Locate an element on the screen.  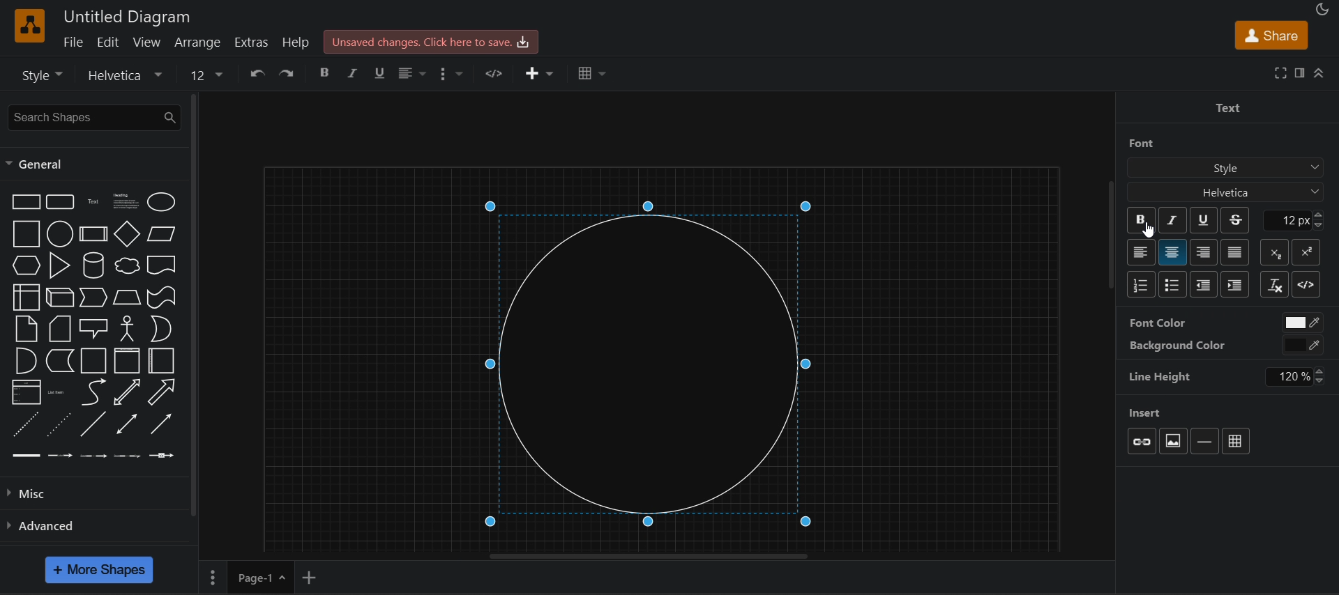
Connector 3 is located at coordinates (91, 456).